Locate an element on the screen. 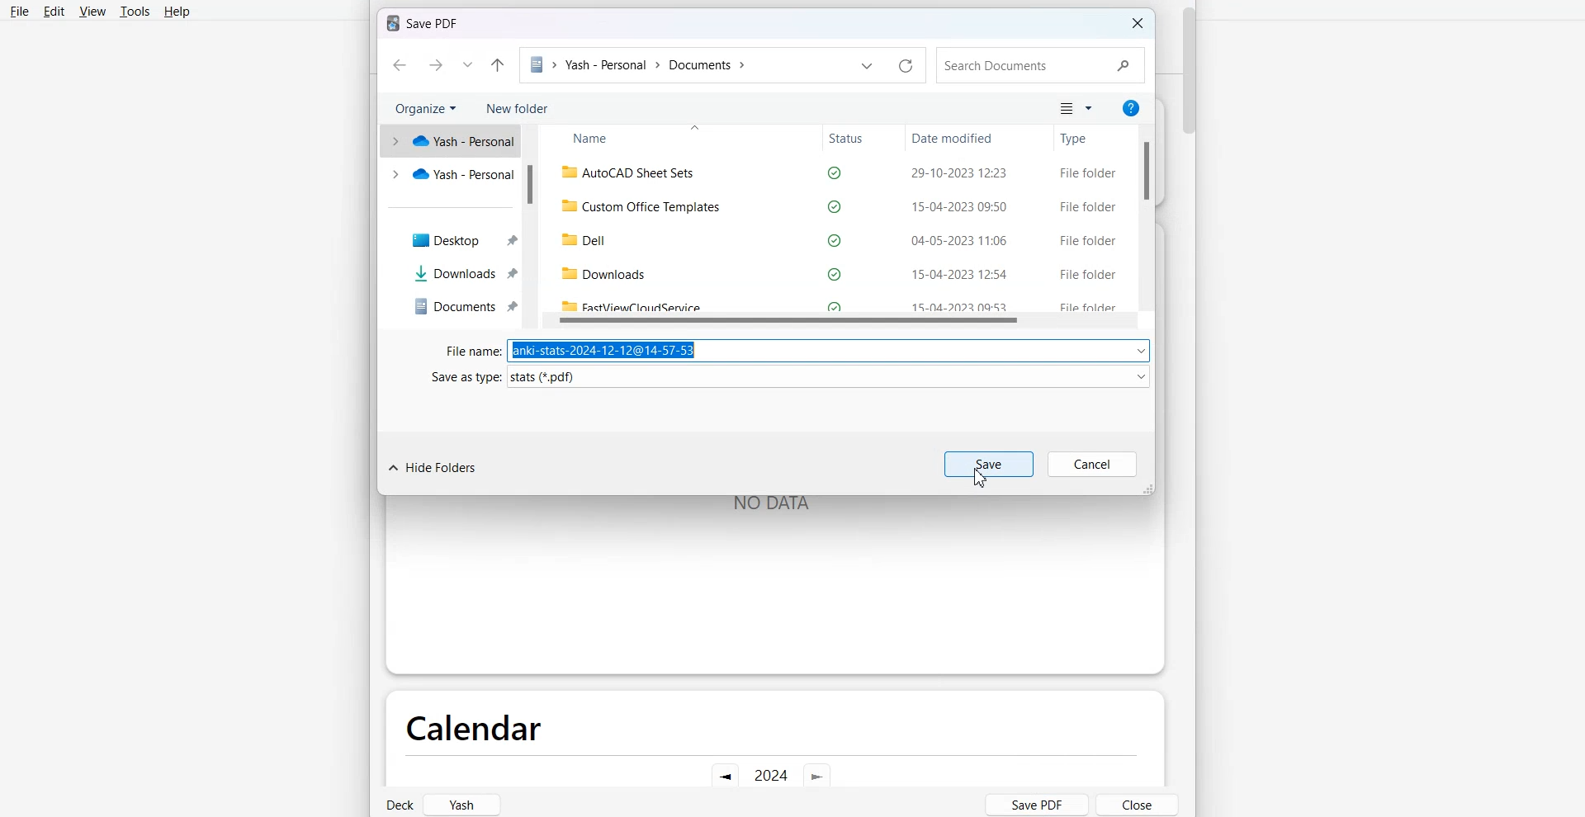 The width and height of the screenshot is (1585, 817). Desktop is located at coordinates (447, 240).